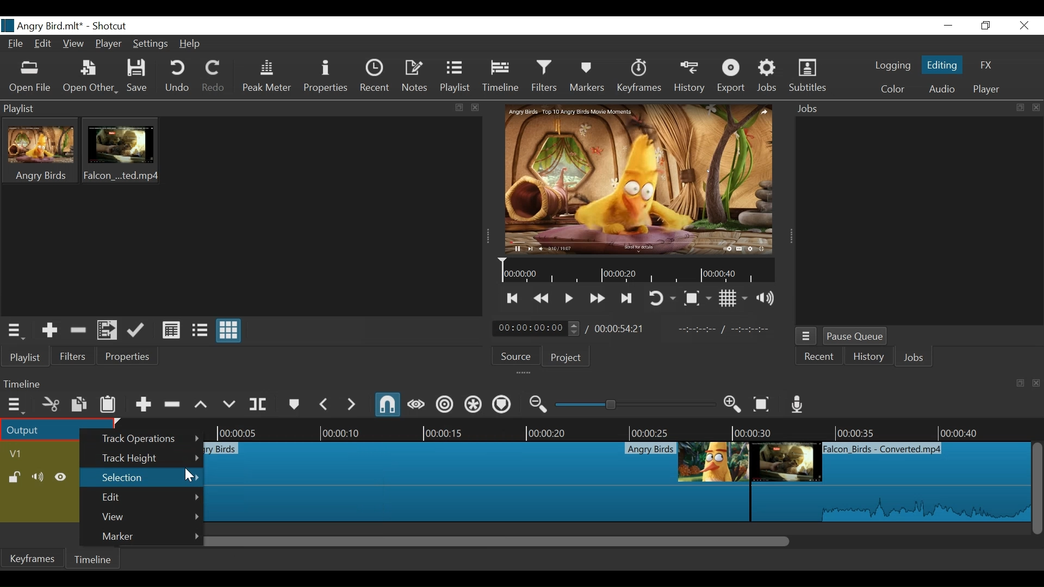 Image resolution: width=1044 pixels, height=587 pixels. Describe the element at coordinates (857, 337) in the screenshot. I see `Pause Queue` at that location.